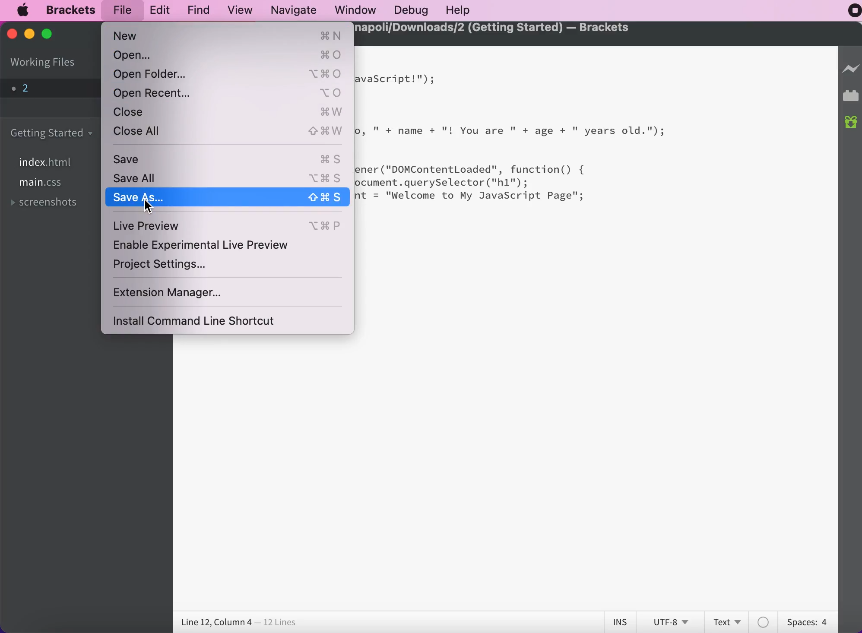  Describe the element at coordinates (410, 10) in the screenshot. I see `debug` at that location.